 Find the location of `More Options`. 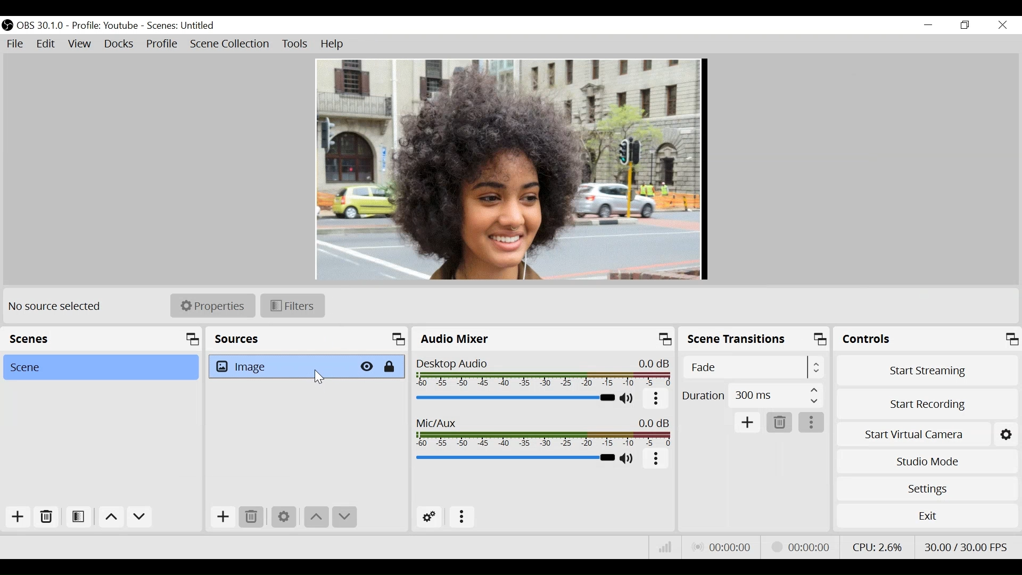

More Options is located at coordinates (657, 461).